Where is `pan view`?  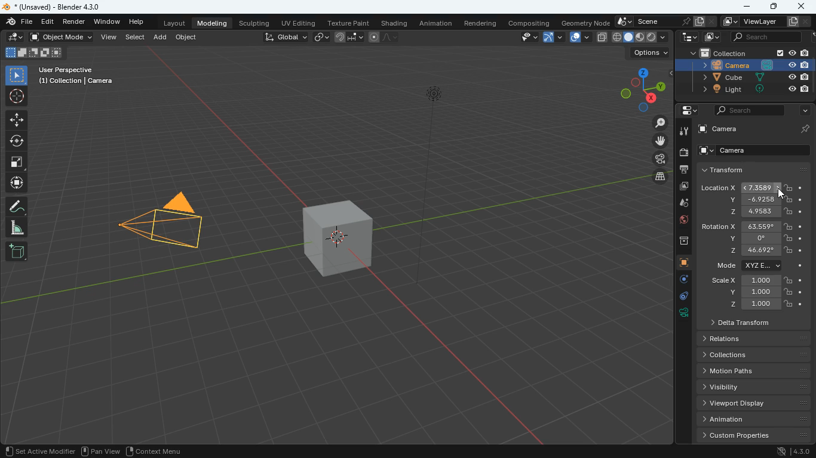
pan view is located at coordinates (102, 450).